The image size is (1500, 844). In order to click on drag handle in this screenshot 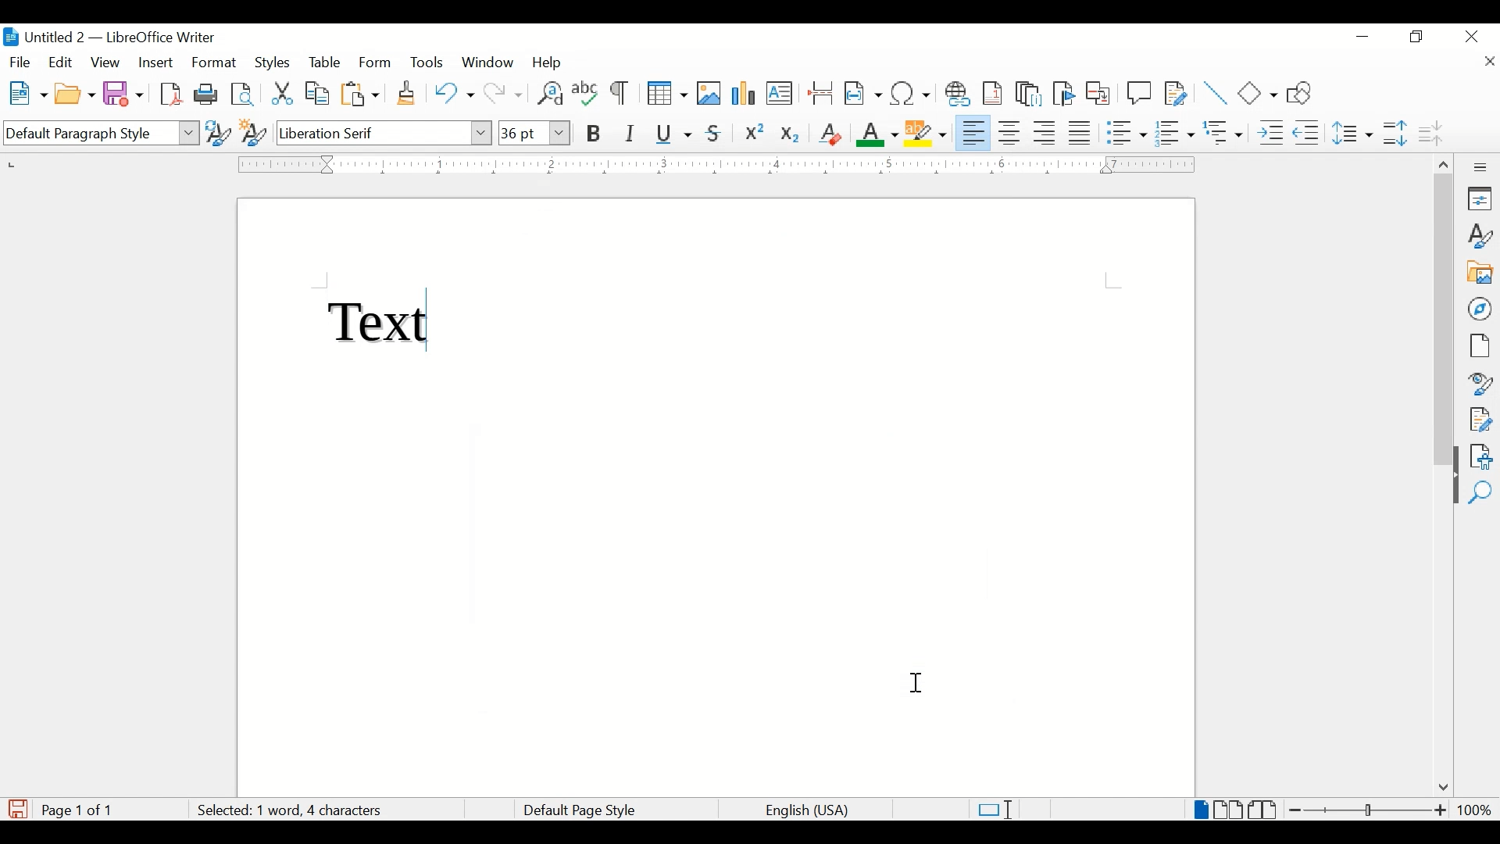, I will do `click(1449, 490)`.